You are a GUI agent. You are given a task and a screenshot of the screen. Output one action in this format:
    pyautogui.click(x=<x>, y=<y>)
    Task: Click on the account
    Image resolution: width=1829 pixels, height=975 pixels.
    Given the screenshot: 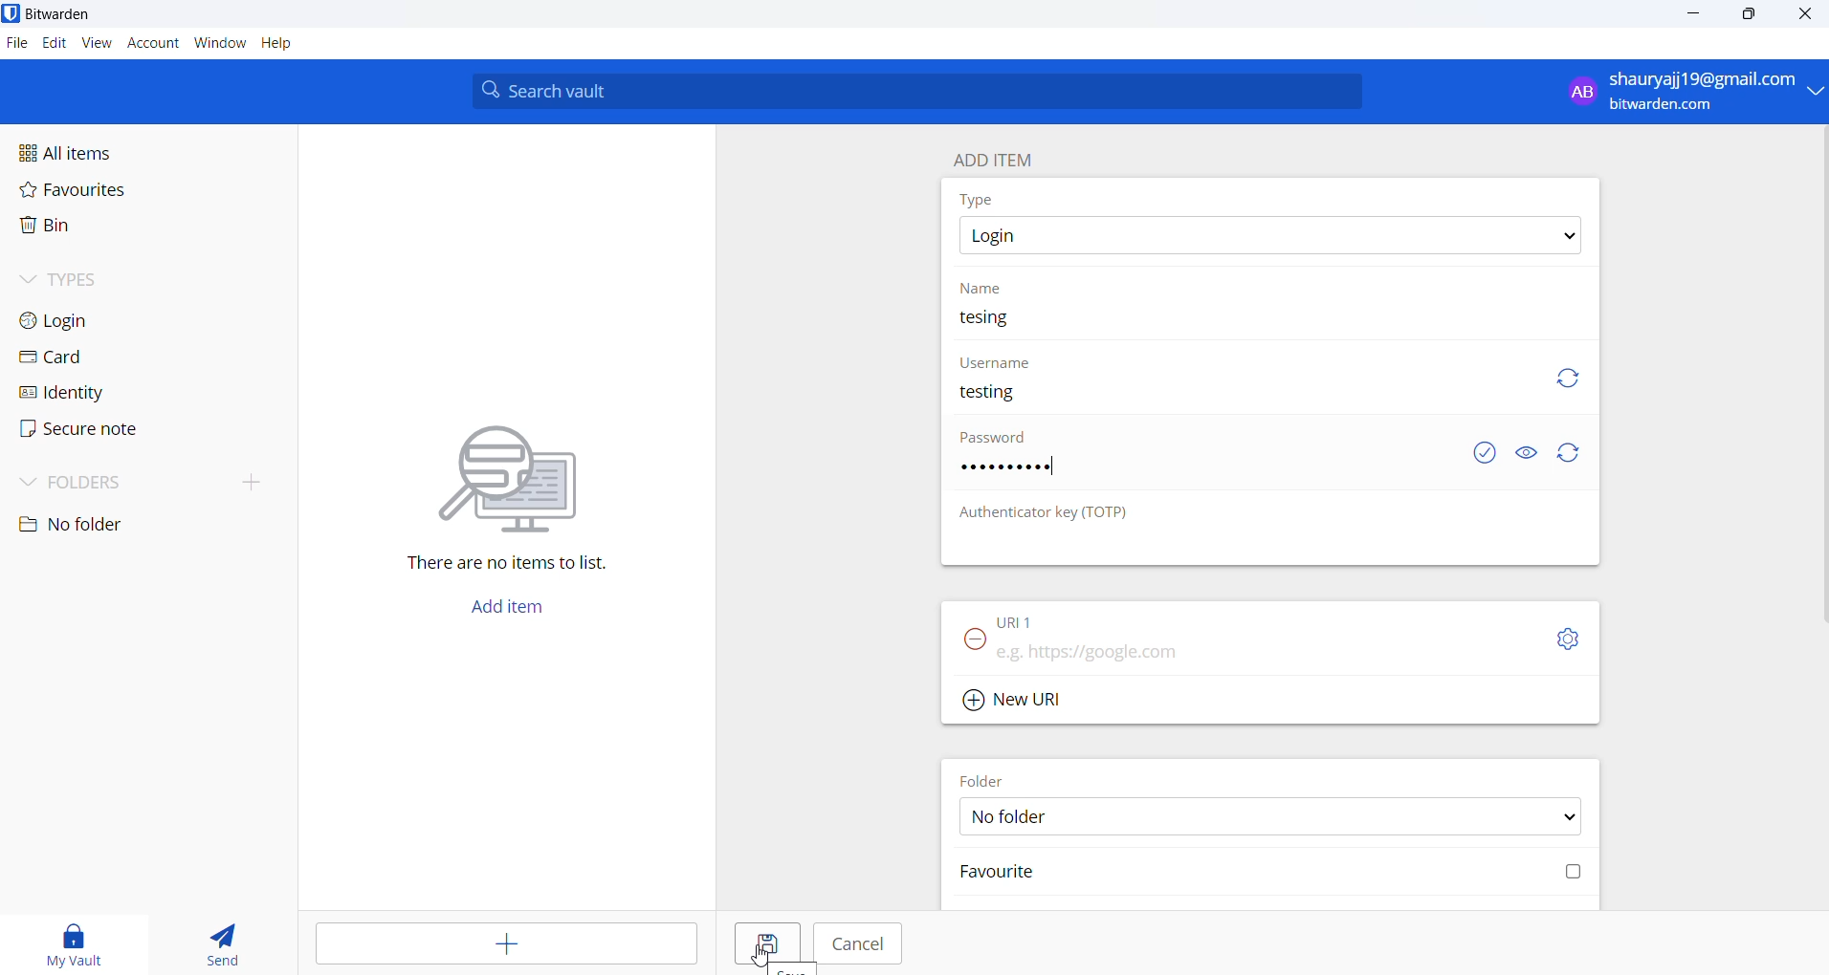 What is the action you would take?
    pyautogui.click(x=154, y=45)
    